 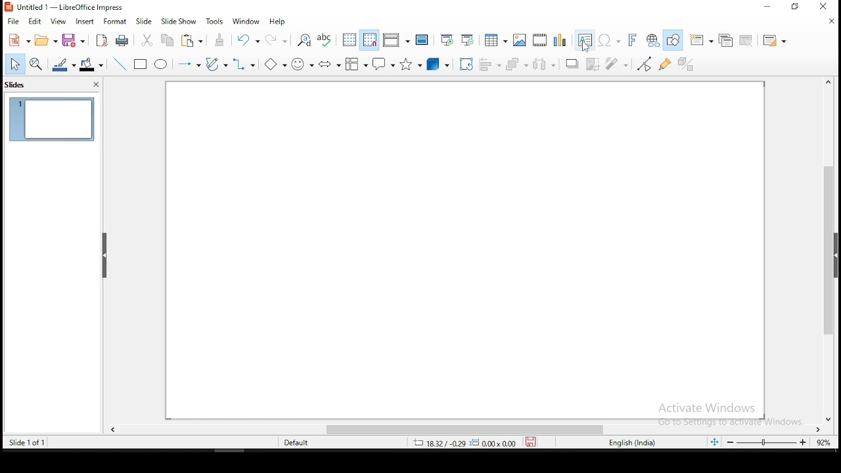 What do you see at coordinates (618, 64) in the screenshot?
I see `filter` at bounding box center [618, 64].